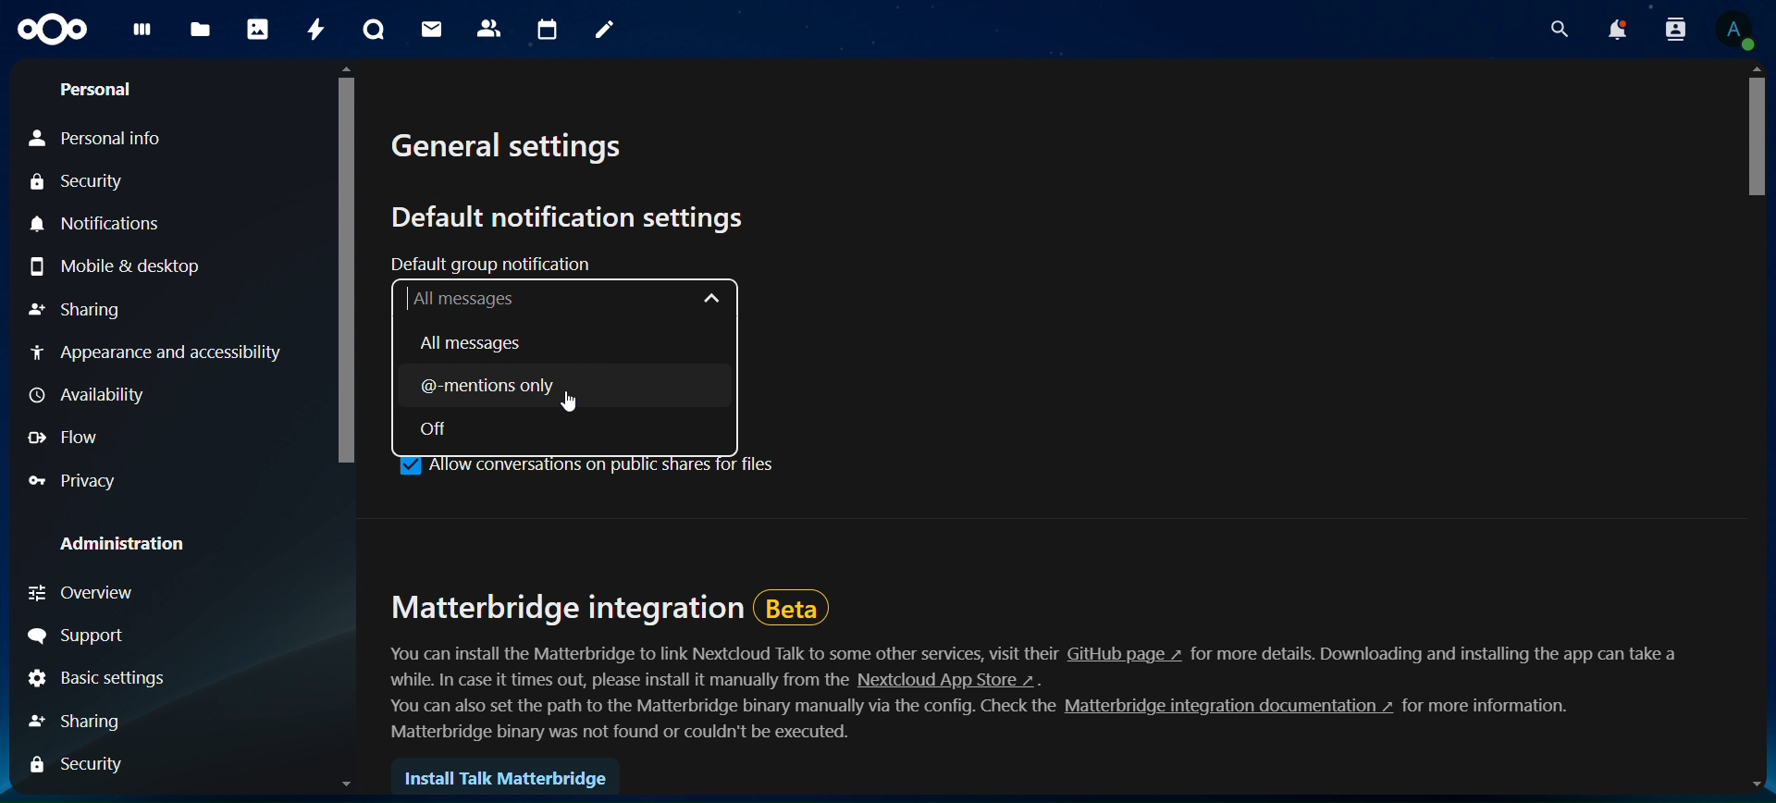 This screenshot has height=803, width=1776. I want to click on mail, so click(437, 31).